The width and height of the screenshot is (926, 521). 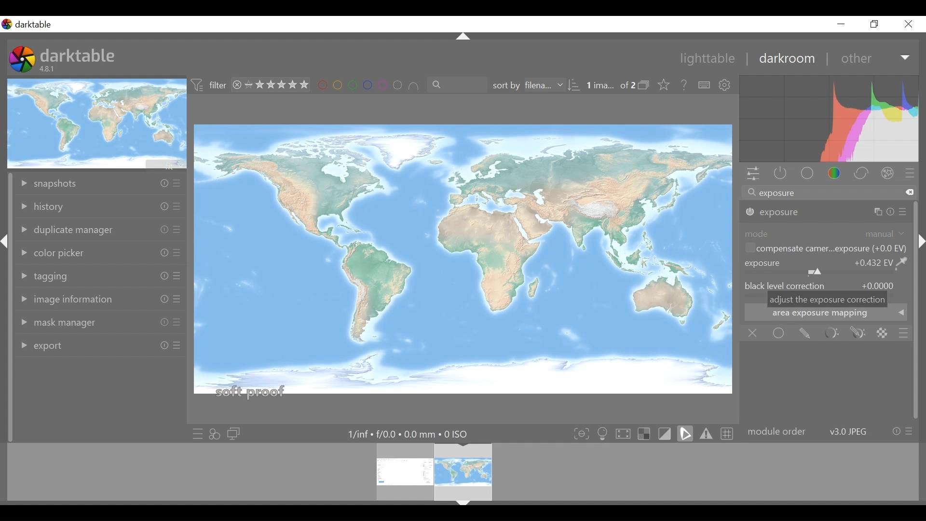 I want to click on filter, so click(x=209, y=85).